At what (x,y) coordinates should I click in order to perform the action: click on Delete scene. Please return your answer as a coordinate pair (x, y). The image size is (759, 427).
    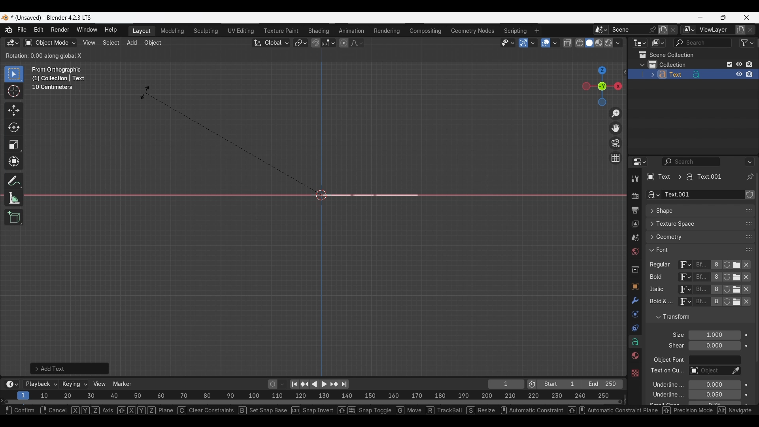
    Looking at the image, I should click on (673, 30).